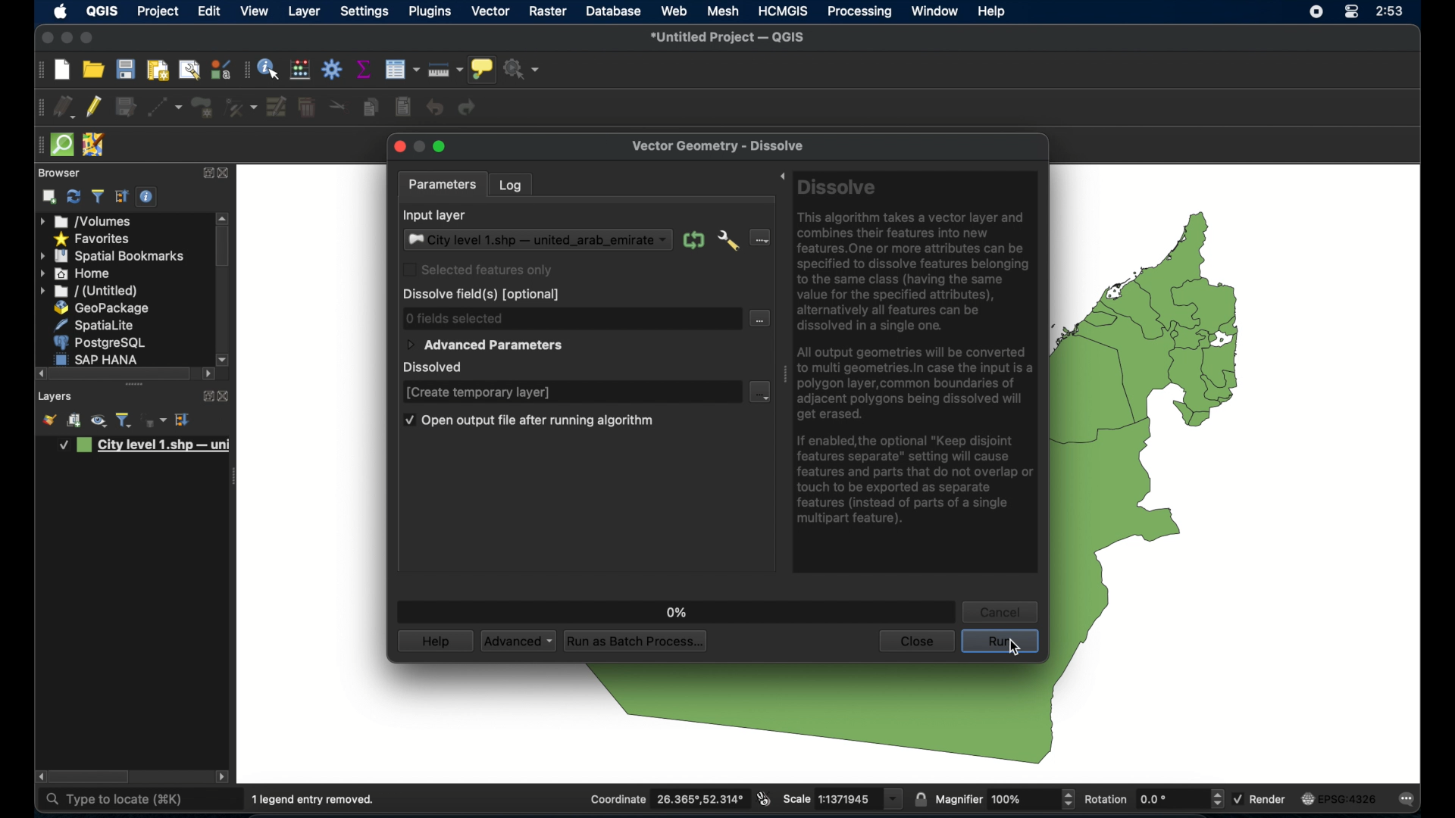 This screenshot has height=818, width=1455. I want to click on advanced options, so click(728, 242).